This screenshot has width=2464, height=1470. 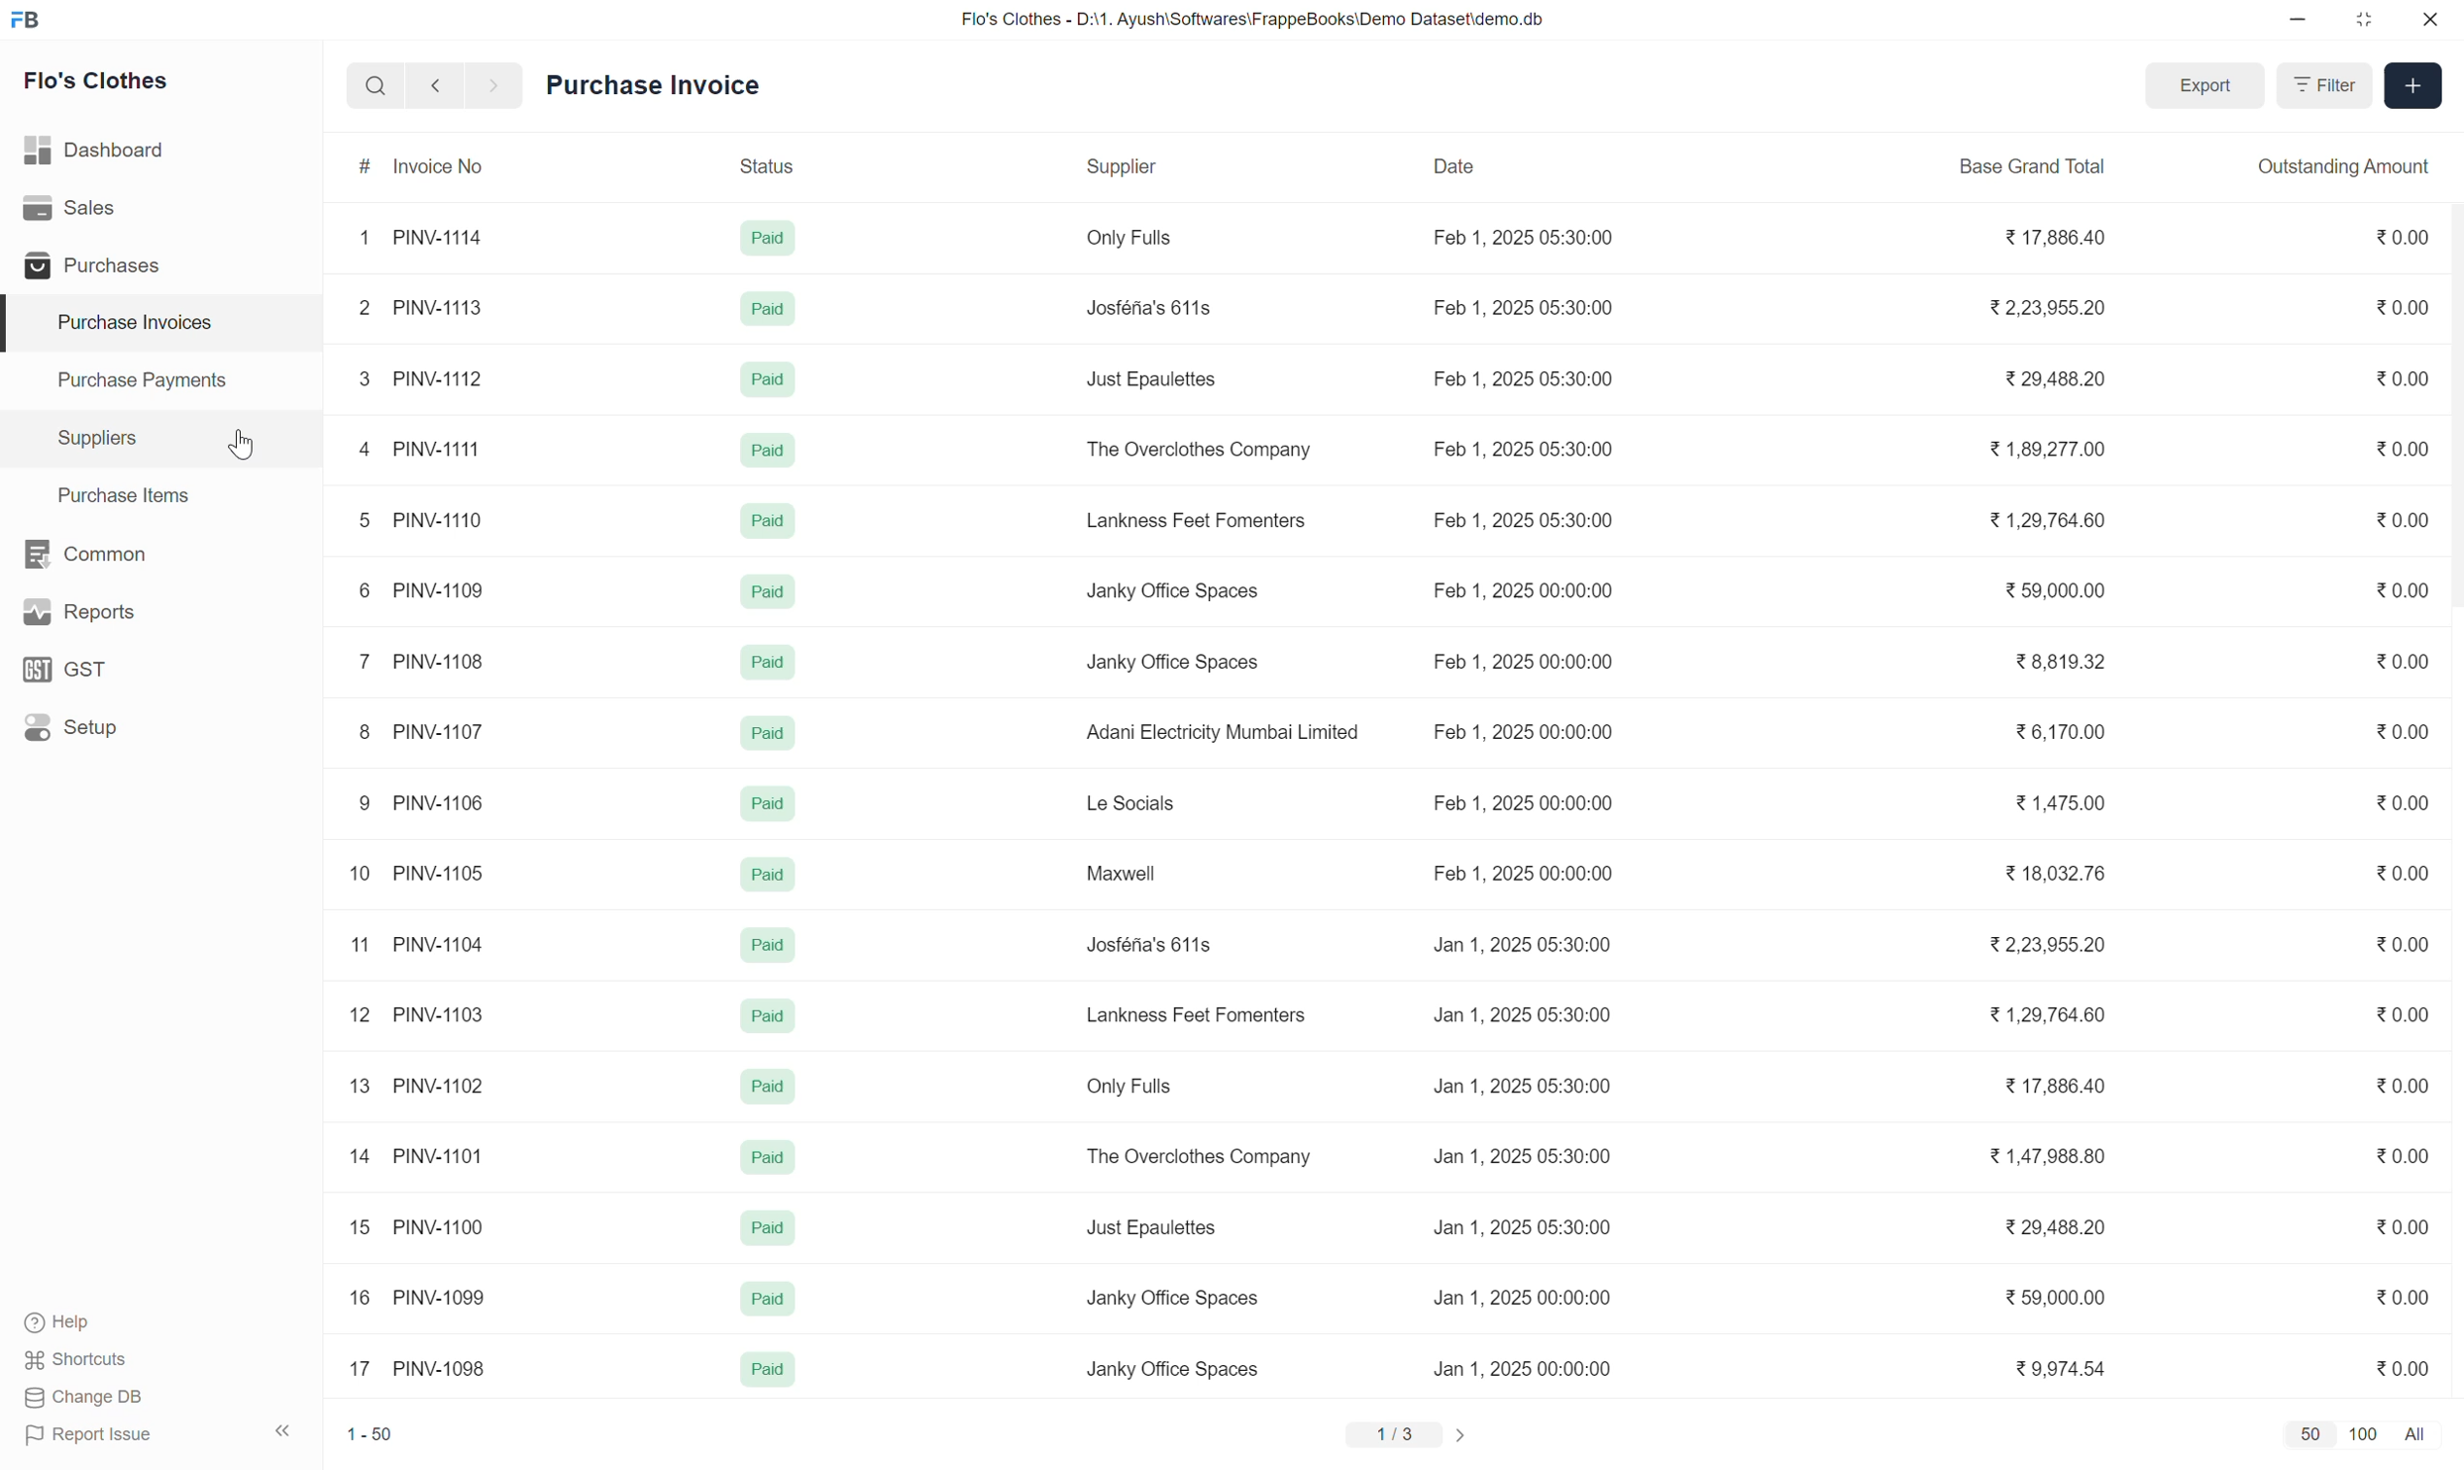 I want to click on paid, so click(x=768, y=1157).